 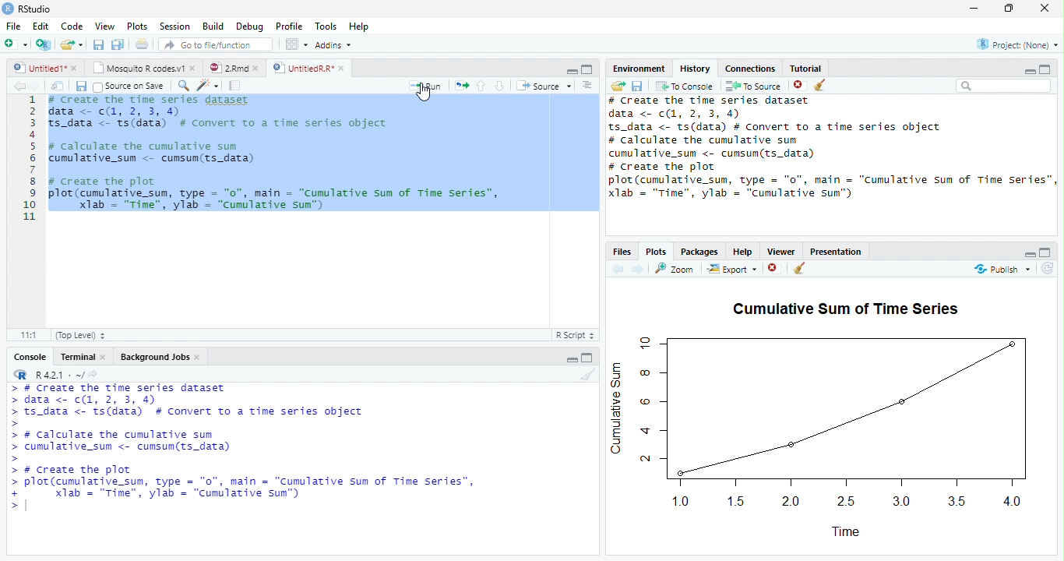 I want to click on # Create the time series dataset data <- (1, 2, 3, 4)S_data <- ts(data) # convert to a time series objectcalculate the cumulative sumumulative_sum <- cumsum(ts_data)create the plotlot (cumulative_sum, type = "0", main = "Cumulative sum of Time Series”,Xlab = "Time", ylab = "cumulative sun"), so click(x=323, y=155).